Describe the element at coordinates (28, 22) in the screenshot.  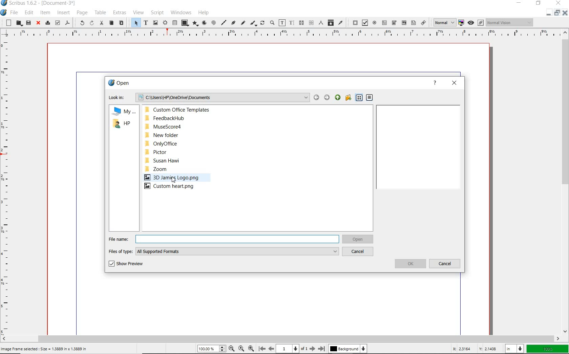
I see `save` at that location.